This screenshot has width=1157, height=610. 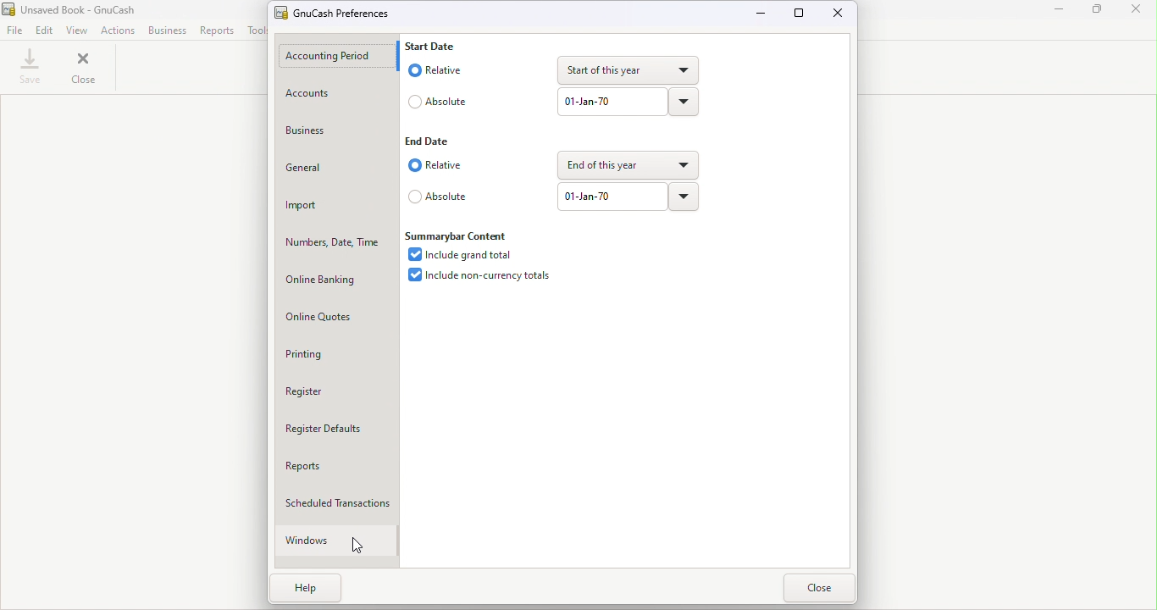 I want to click on Close, so click(x=1136, y=10).